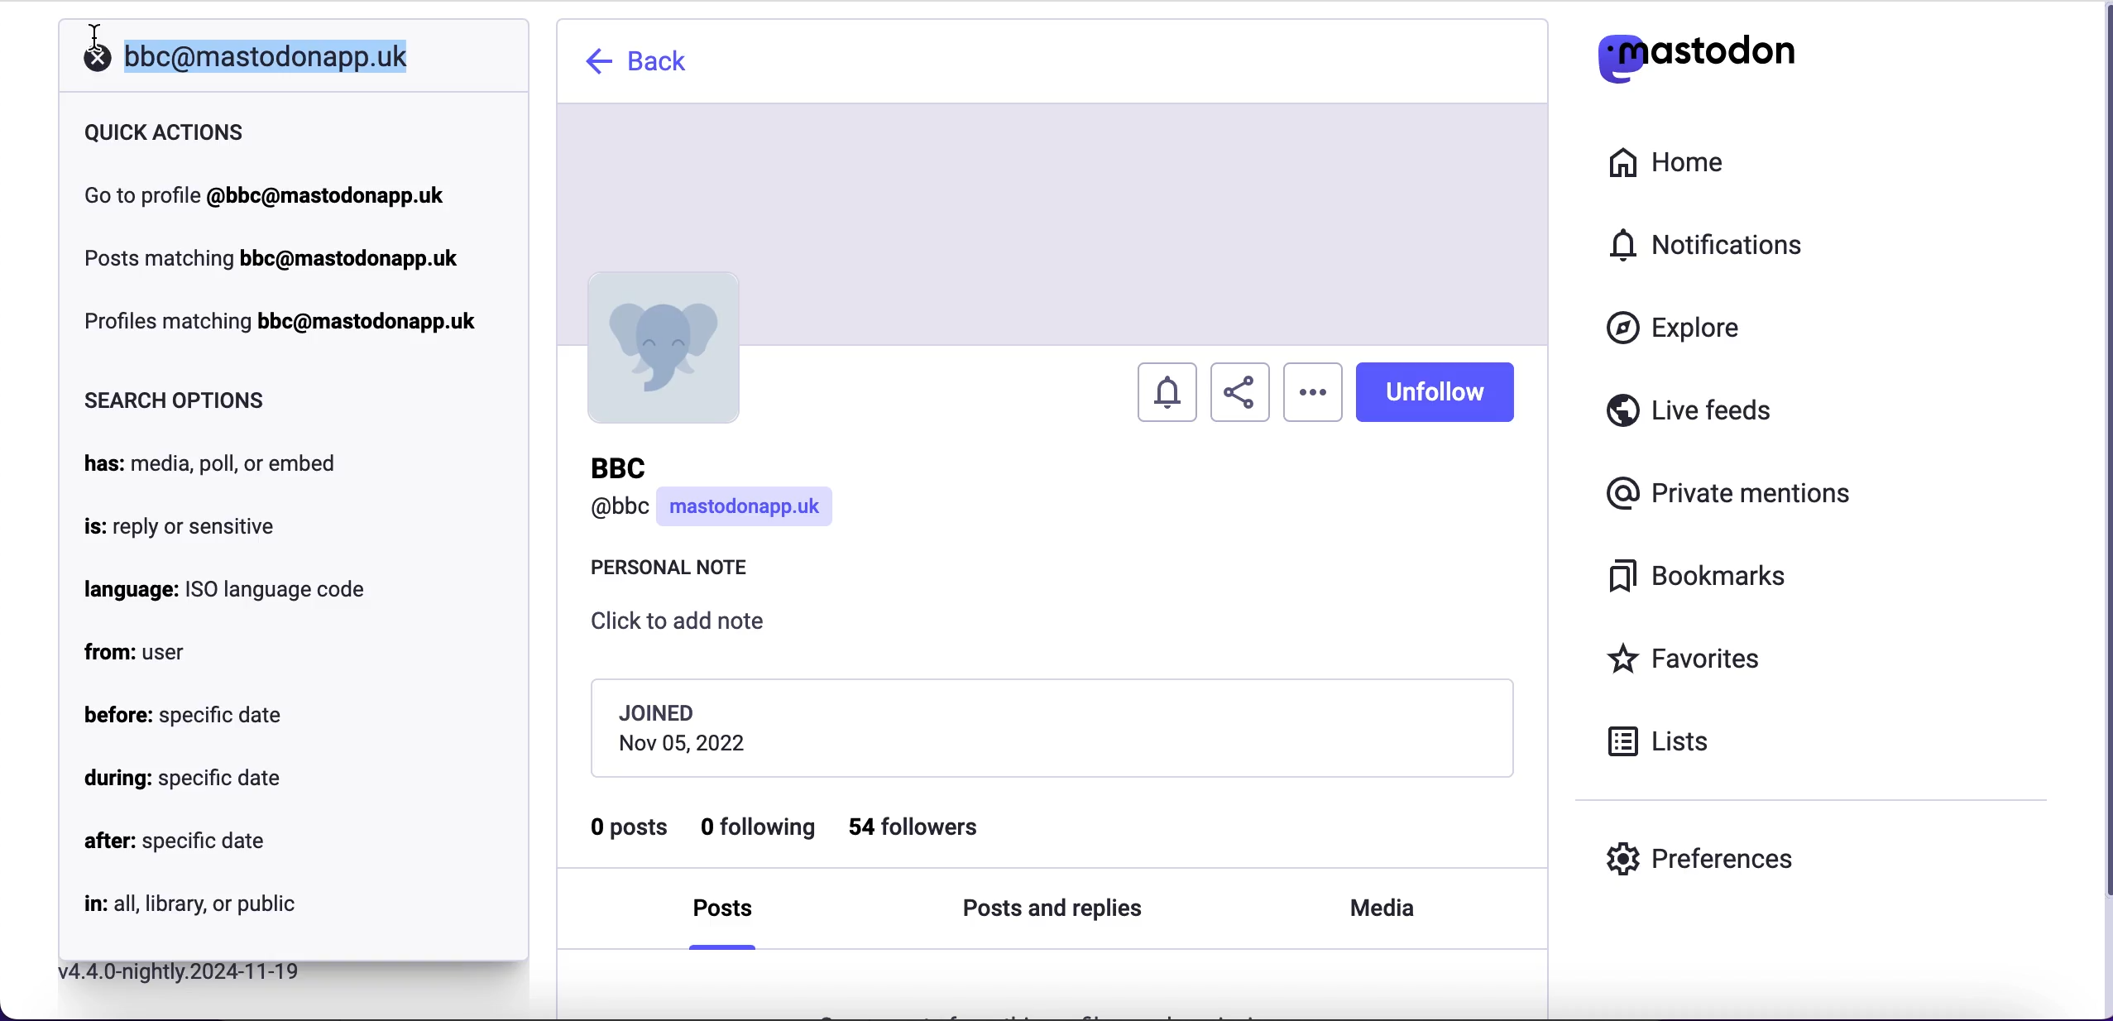  What do you see at coordinates (219, 464) in the screenshot?
I see `has: media` at bounding box center [219, 464].